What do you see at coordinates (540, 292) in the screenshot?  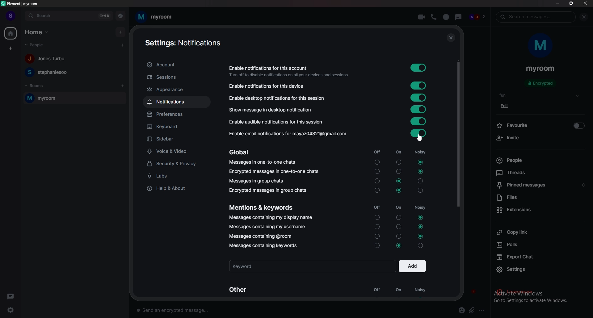 I see `leave room` at bounding box center [540, 292].